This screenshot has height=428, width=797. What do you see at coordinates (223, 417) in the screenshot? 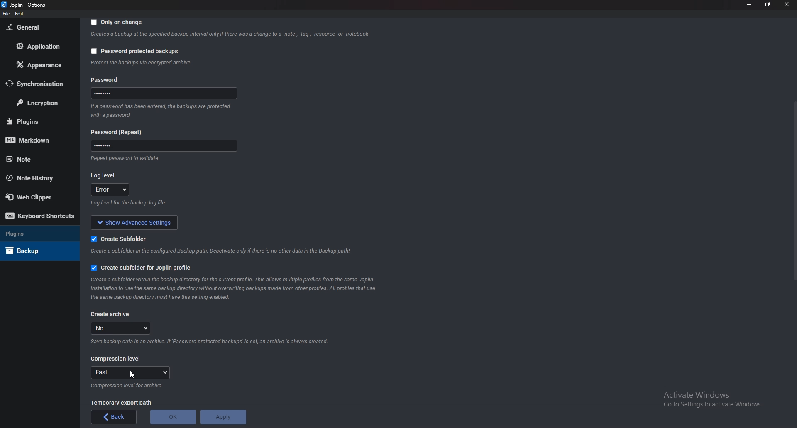
I see `Apply` at bounding box center [223, 417].